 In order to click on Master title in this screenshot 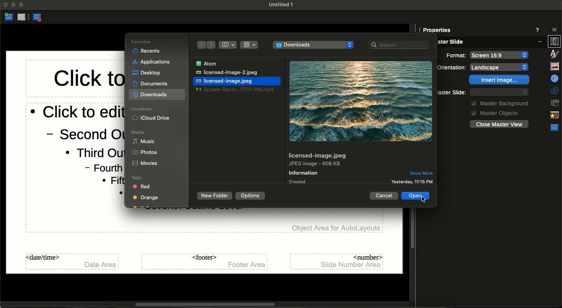, I will do `click(88, 81)`.